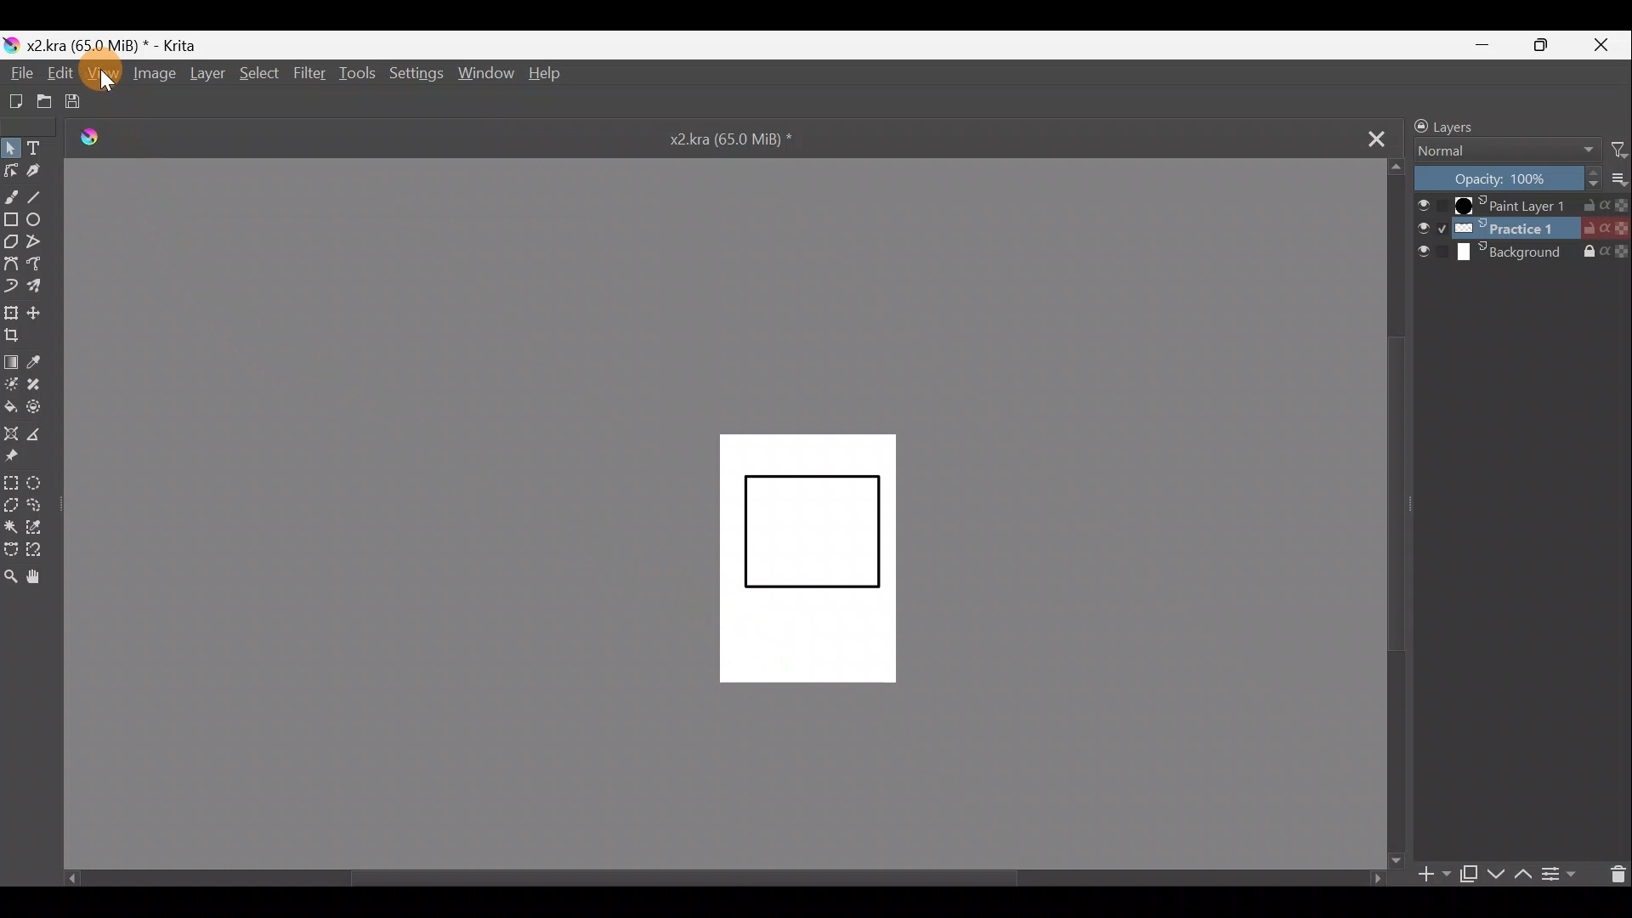  Describe the element at coordinates (1564, 875) in the screenshot. I see `View /change layer properties` at that location.